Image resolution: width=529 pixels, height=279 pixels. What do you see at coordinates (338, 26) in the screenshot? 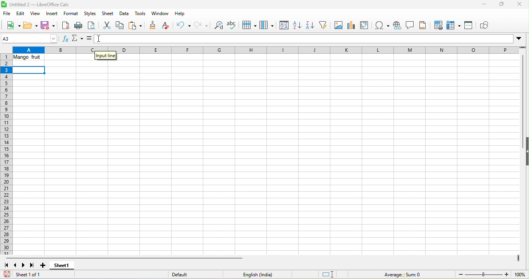
I see `image` at bounding box center [338, 26].